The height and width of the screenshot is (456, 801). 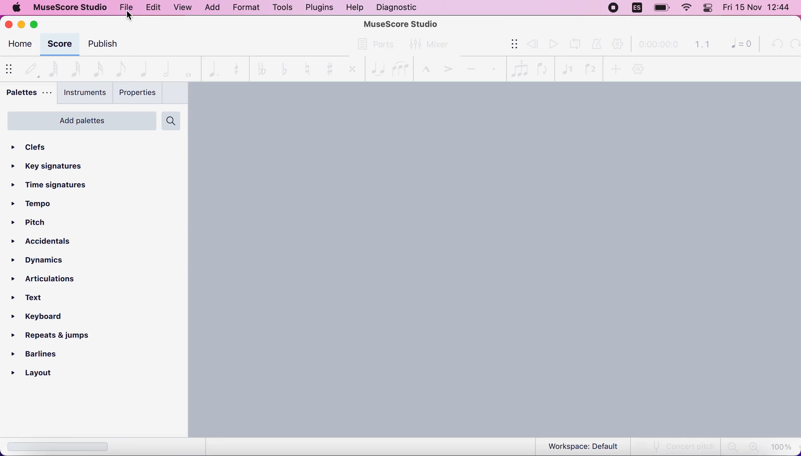 What do you see at coordinates (71, 7) in the screenshot?
I see `musescore studio` at bounding box center [71, 7].